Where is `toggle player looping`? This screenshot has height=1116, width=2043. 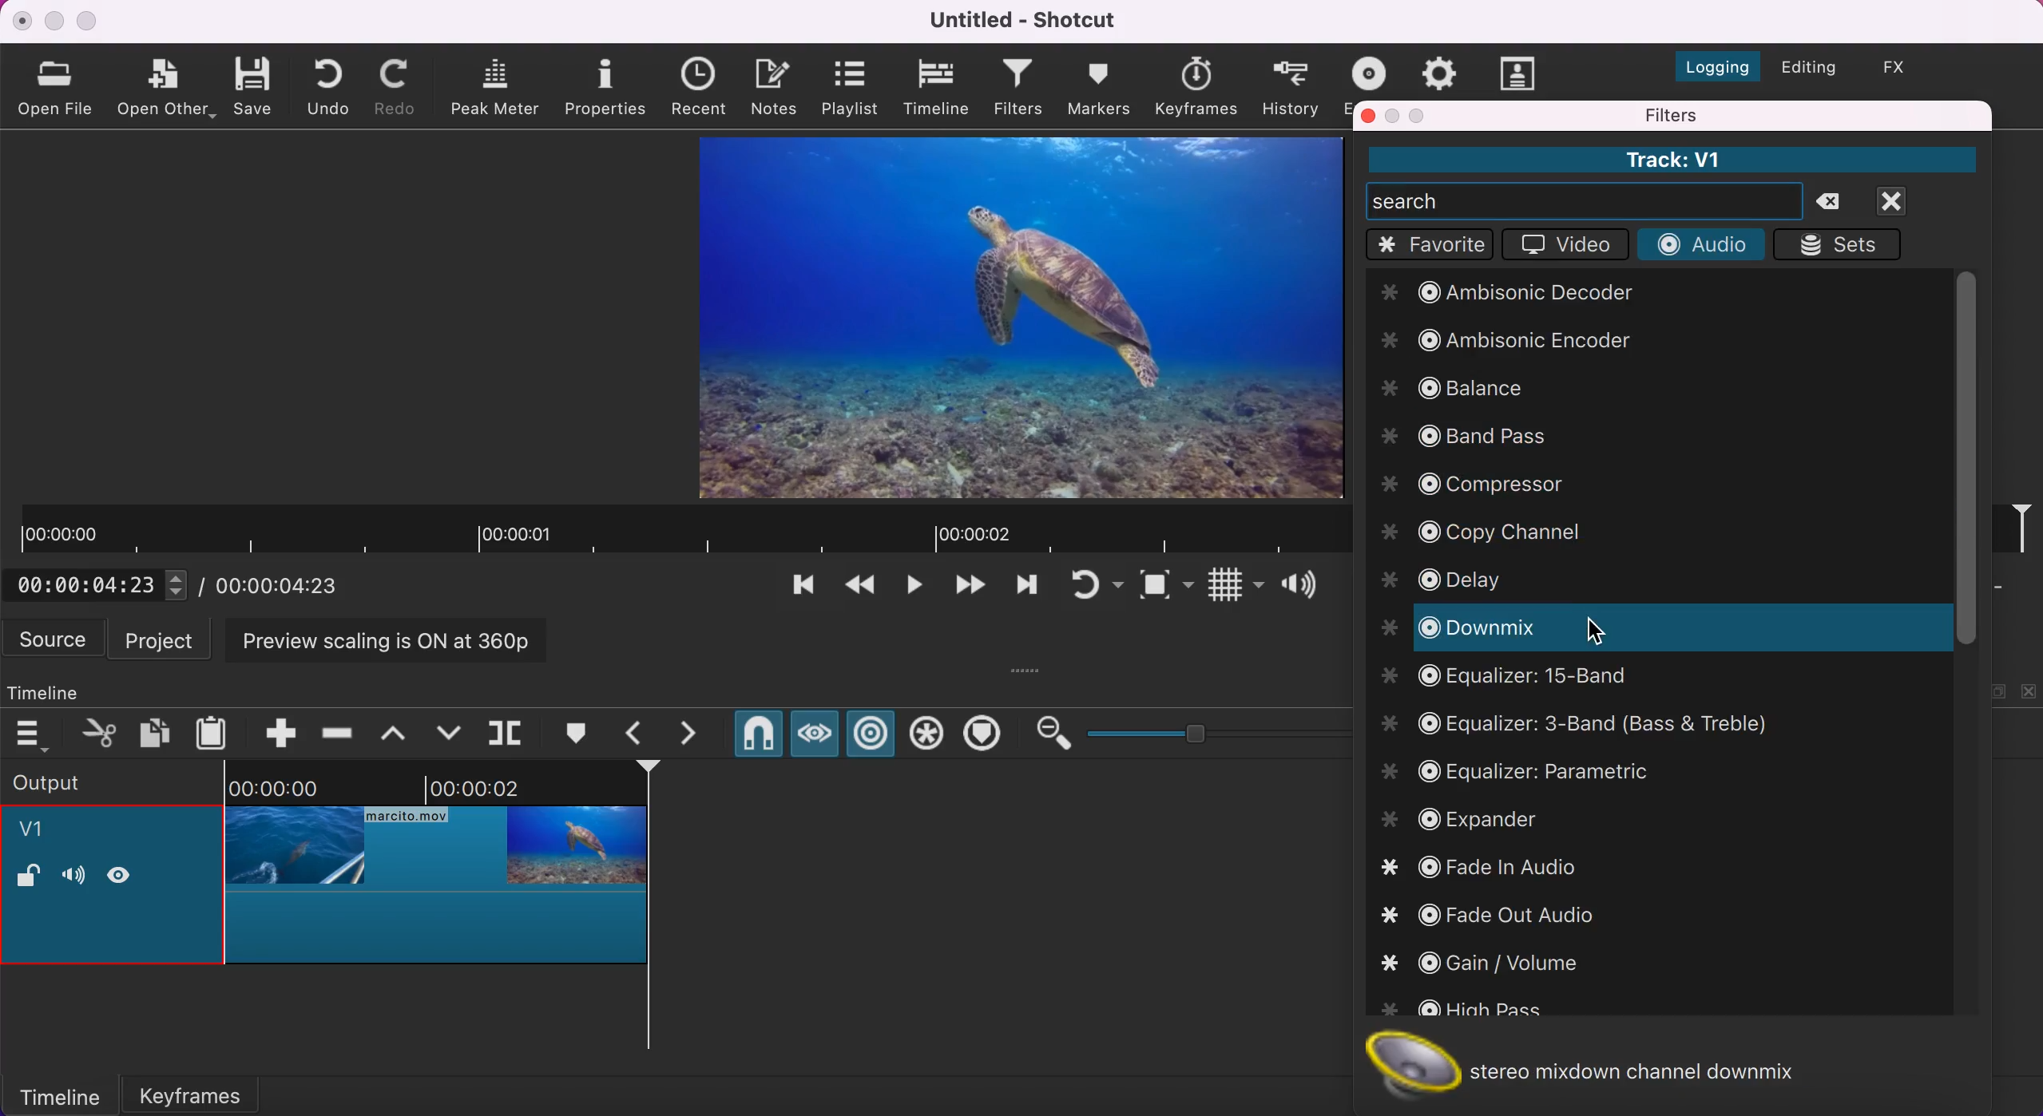
toggle player looping is located at coordinates (1094, 588).